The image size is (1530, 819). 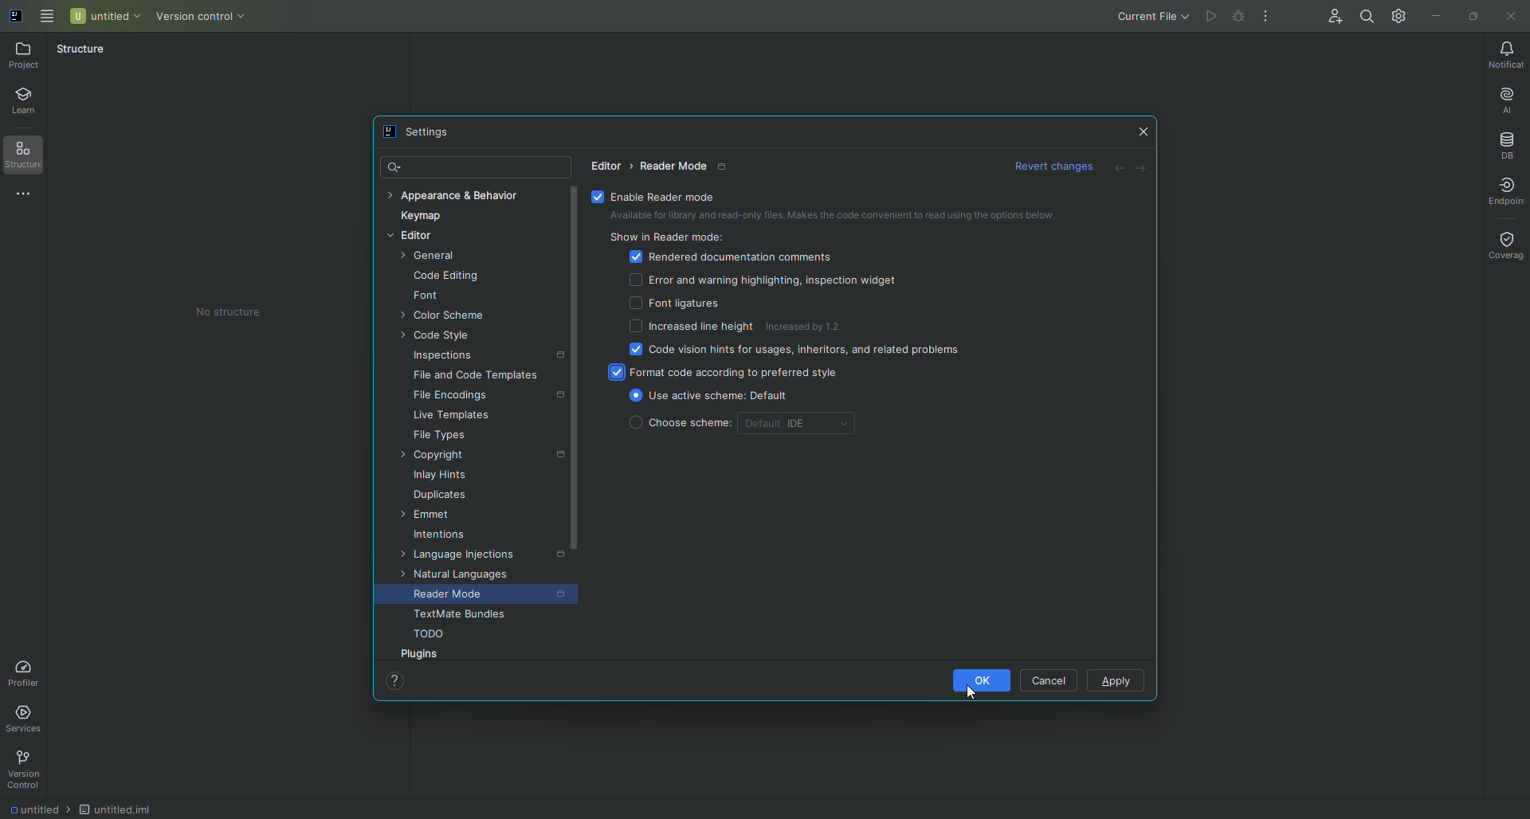 I want to click on Services, so click(x=25, y=721).